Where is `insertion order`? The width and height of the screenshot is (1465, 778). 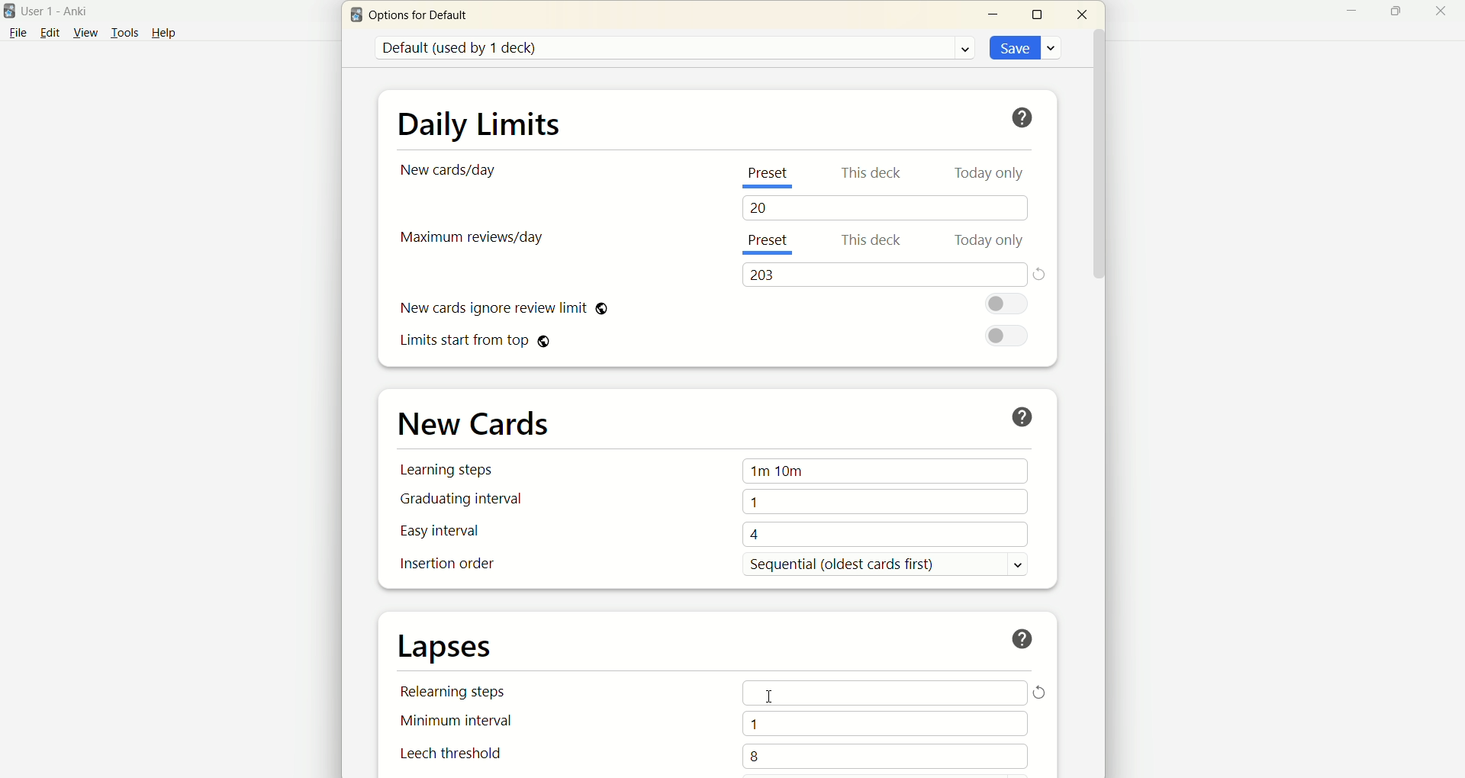
insertion order is located at coordinates (446, 564).